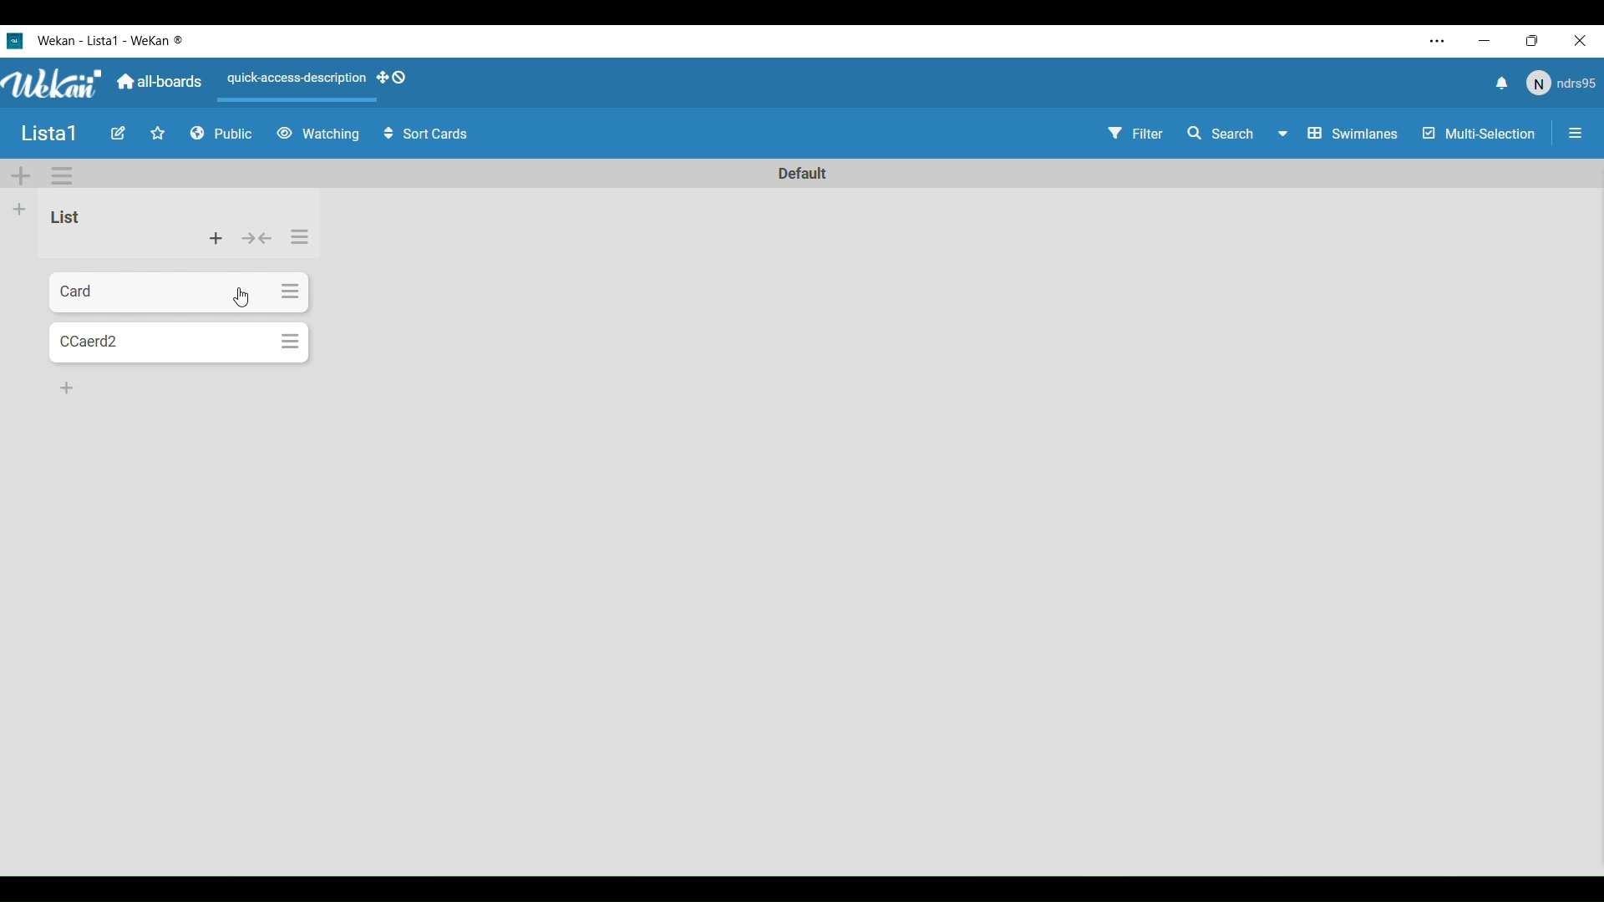  What do you see at coordinates (800, 171) in the screenshot?
I see `Text` at bounding box center [800, 171].